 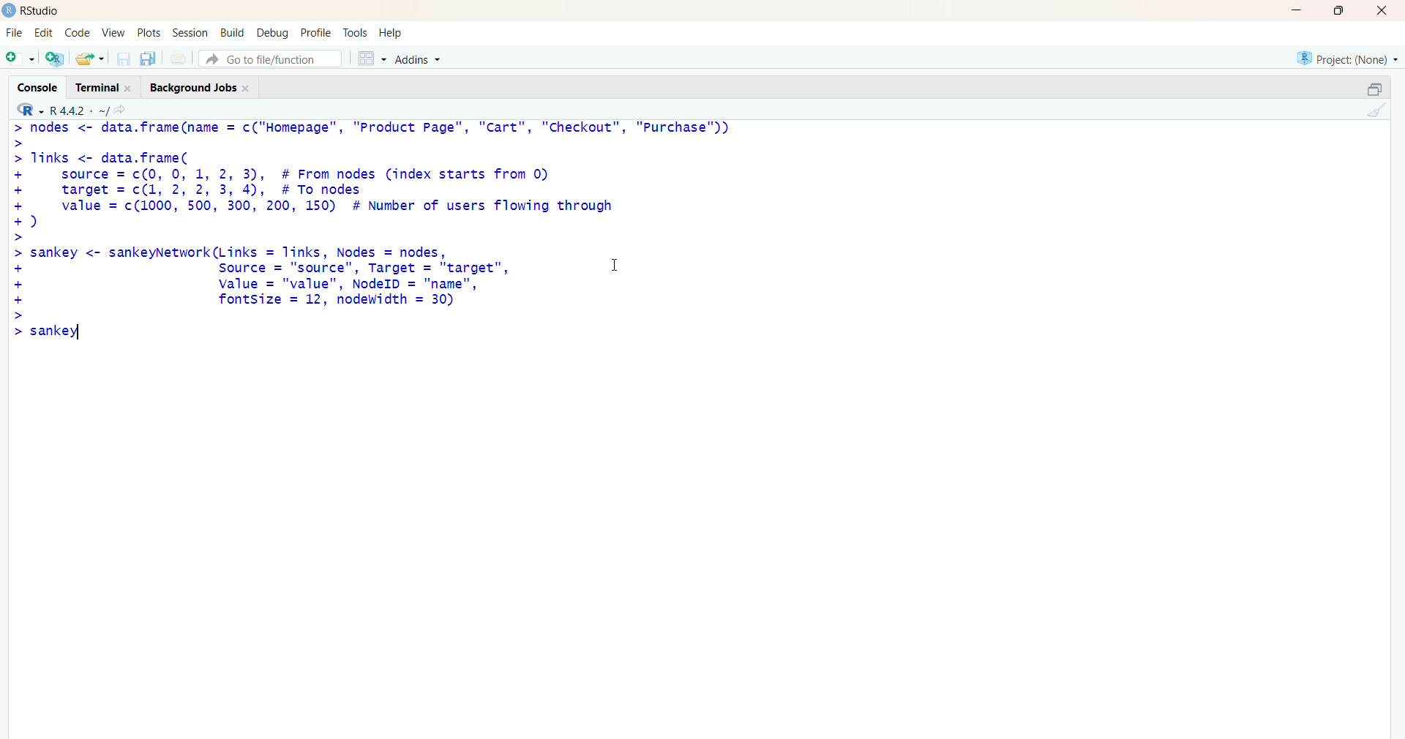 I want to click on copy, so click(x=1364, y=86).